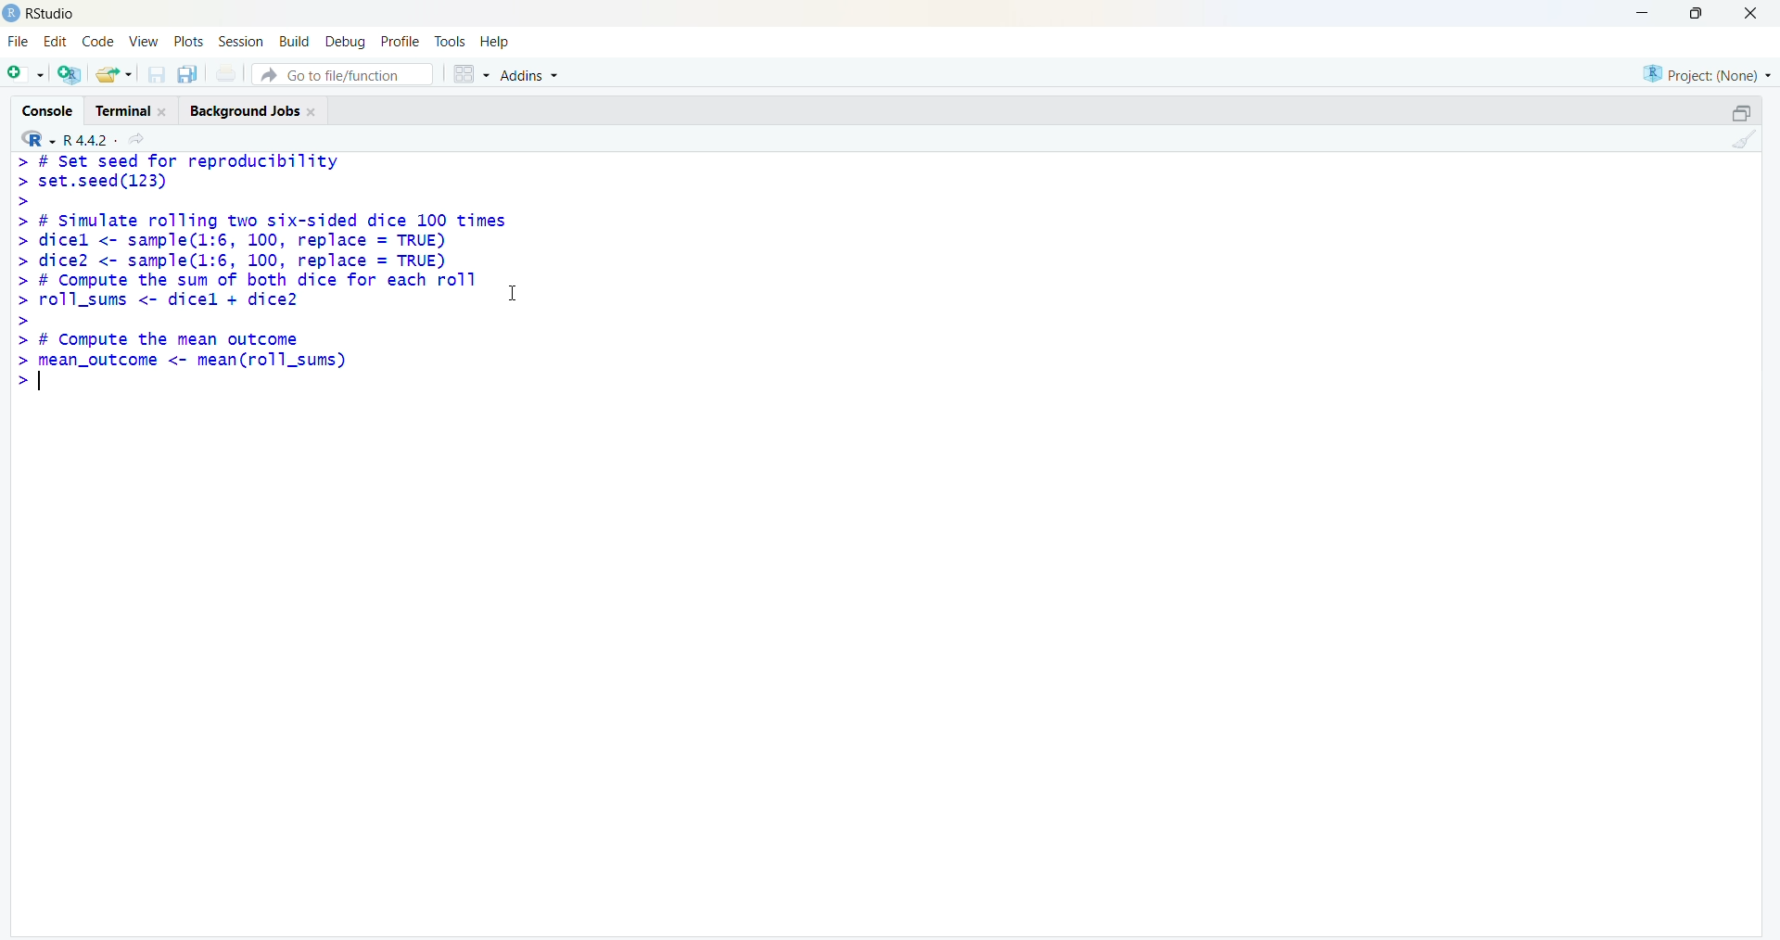 Image resolution: width=1780 pixels, height=940 pixels. I want to click on RStudio, so click(55, 15).